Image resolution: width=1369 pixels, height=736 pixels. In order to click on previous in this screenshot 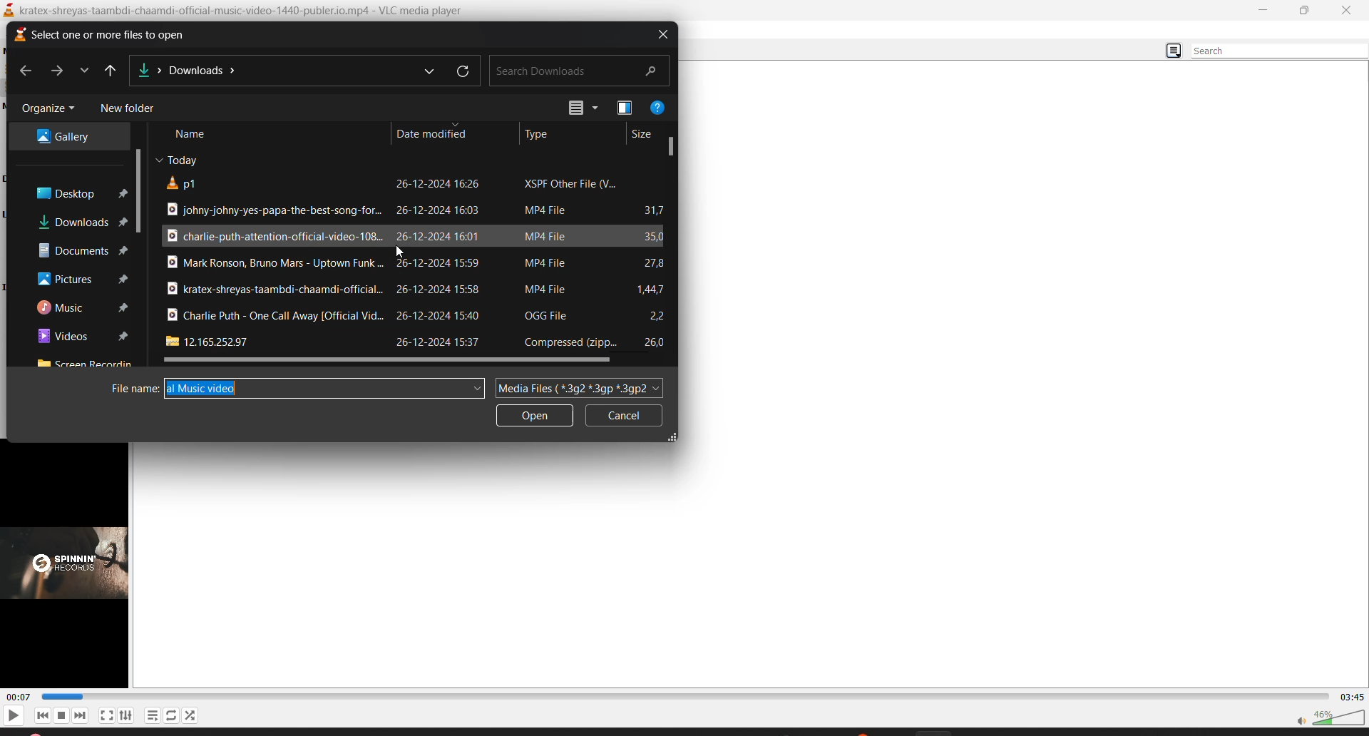, I will do `click(43, 715)`.